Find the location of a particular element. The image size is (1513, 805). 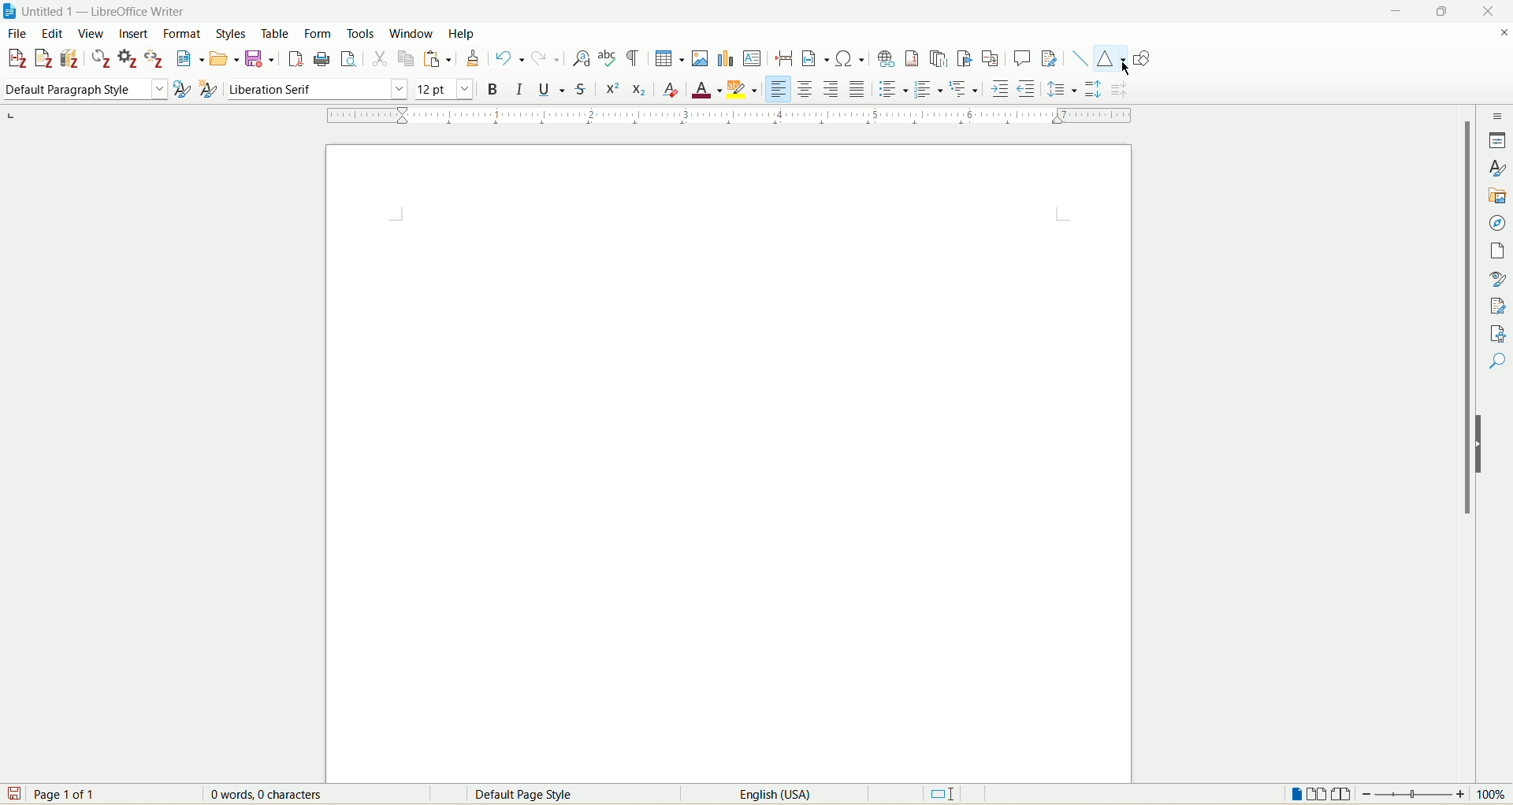

add citation is located at coordinates (15, 59).